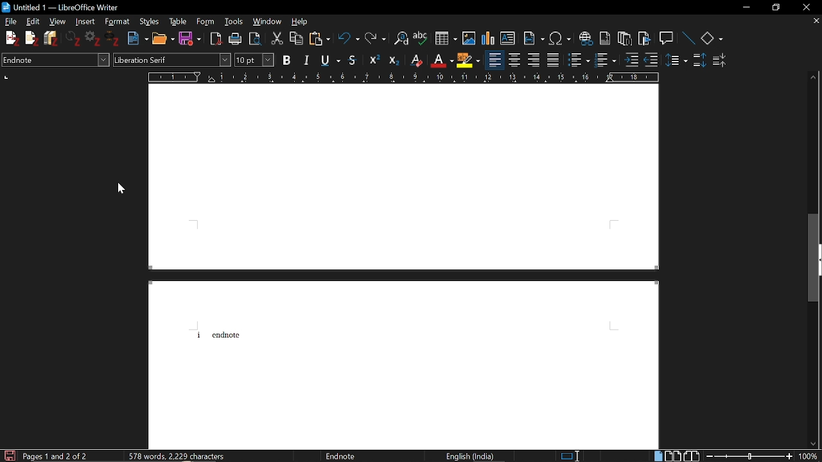  Describe the element at coordinates (216, 39) in the screenshot. I see `Save as PDF` at that location.